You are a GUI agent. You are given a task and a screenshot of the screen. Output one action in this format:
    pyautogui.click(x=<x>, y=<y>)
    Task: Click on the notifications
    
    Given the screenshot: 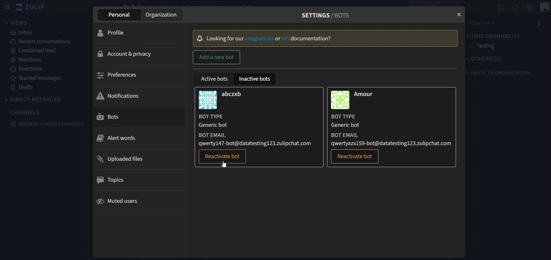 What is the action you would take?
    pyautogui.click(x=118, y=95)
    